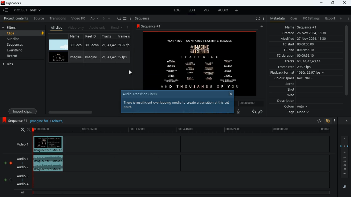  I want to click on colour space, so click(292, 79).